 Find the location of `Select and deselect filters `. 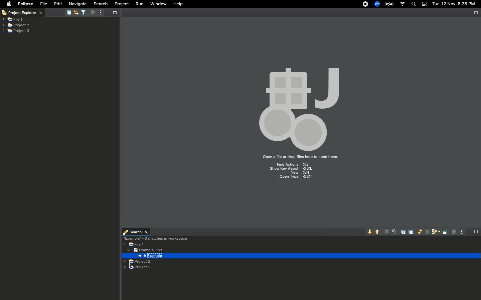

Select and deselect filters  is located at coordinates (85, 12).